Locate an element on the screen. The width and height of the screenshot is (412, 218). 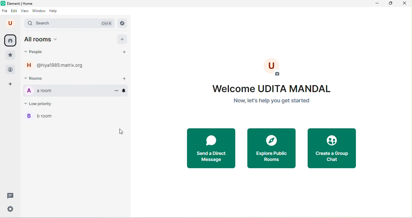
element home is located at coordinates (22, 3).